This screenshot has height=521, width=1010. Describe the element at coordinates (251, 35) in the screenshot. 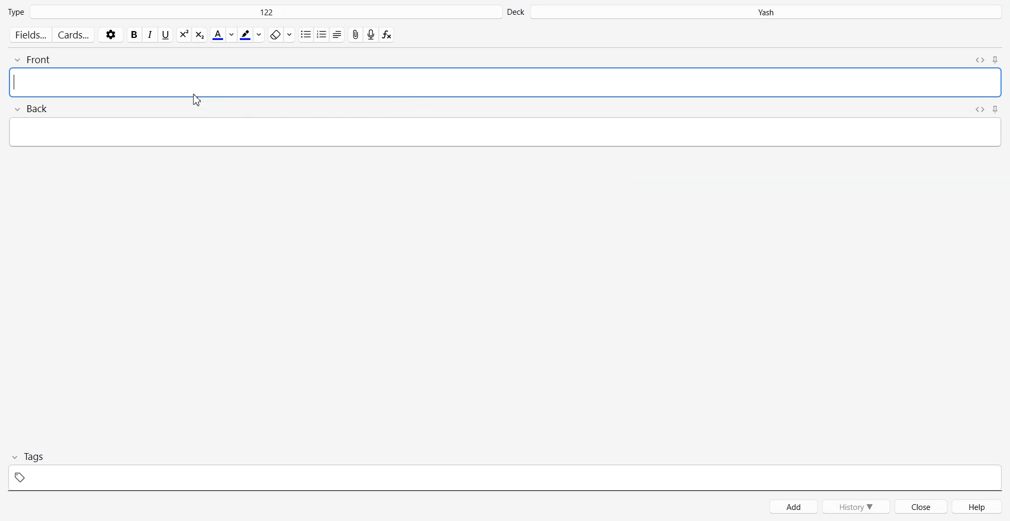

I see `Highlight text color` at that location.